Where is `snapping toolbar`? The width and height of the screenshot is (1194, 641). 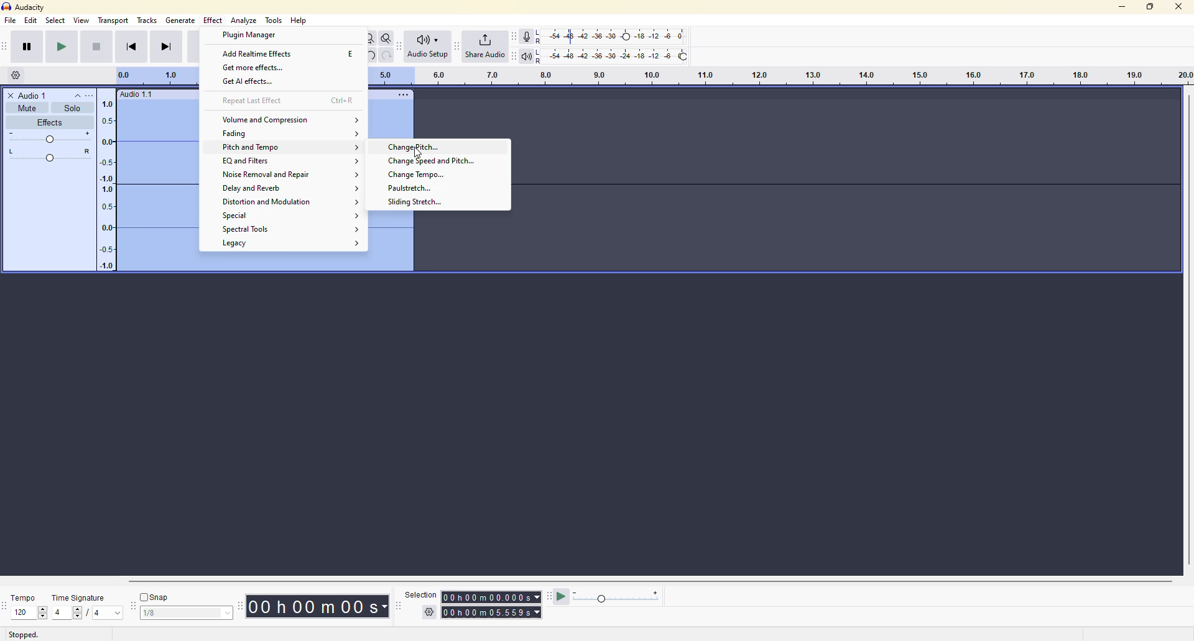
snapping toolbar is located at coordinates (133, 606).